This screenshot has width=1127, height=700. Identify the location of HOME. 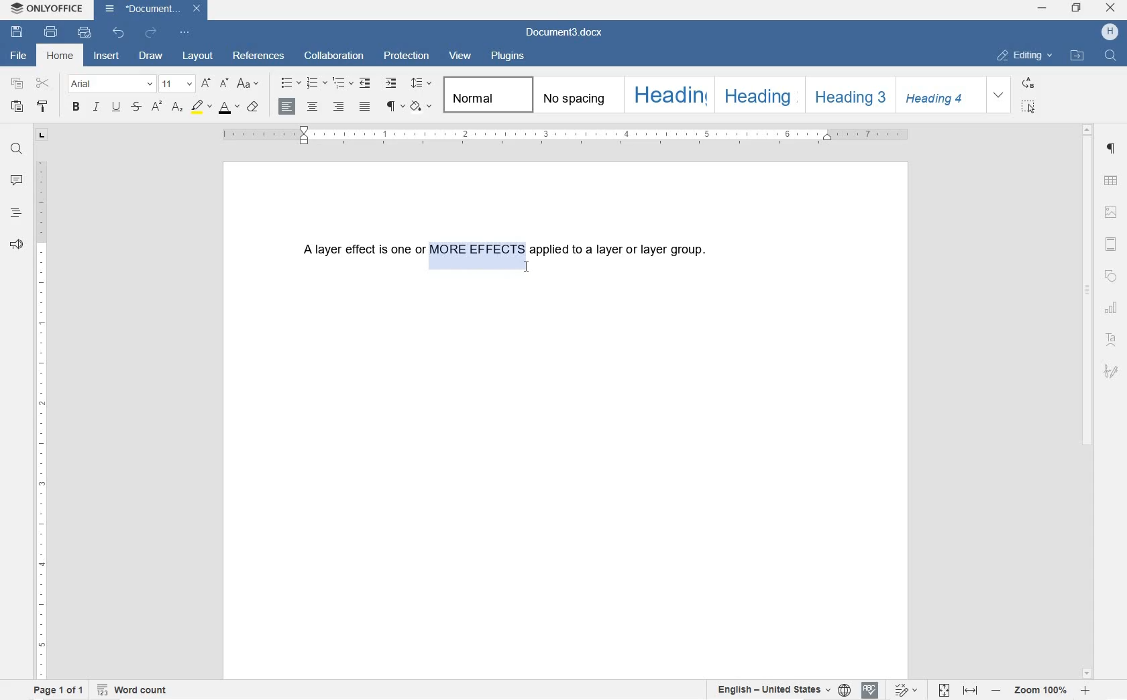
(62, 56).